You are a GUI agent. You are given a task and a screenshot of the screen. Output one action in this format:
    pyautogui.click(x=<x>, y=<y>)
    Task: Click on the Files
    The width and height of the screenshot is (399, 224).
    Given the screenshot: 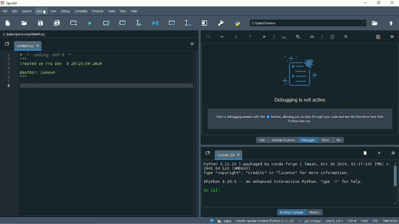 What is the action you would take?
    pyautogui.click(x=339, y=140)
    